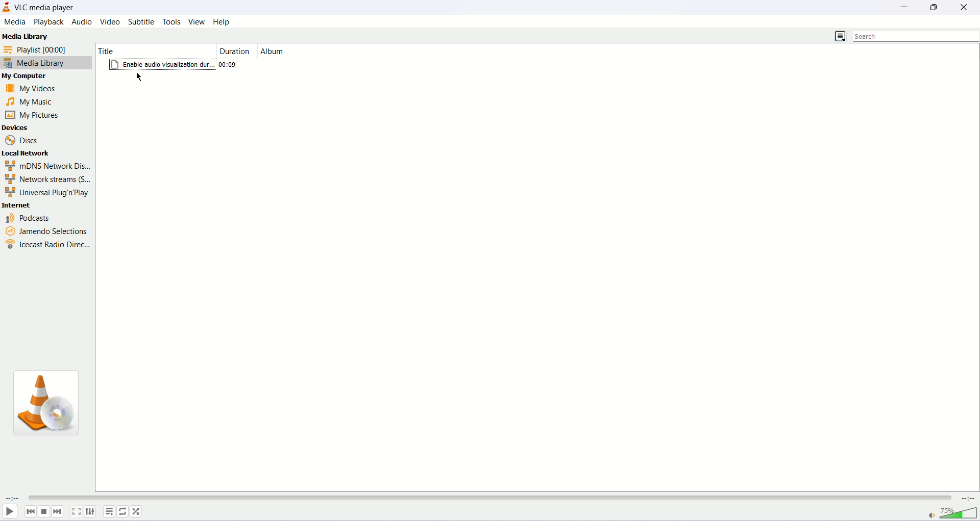 This screenshot has width=980, height=521. Describe the element at coordinates (82, 21) in the screenshot. I see `audio` at that location.